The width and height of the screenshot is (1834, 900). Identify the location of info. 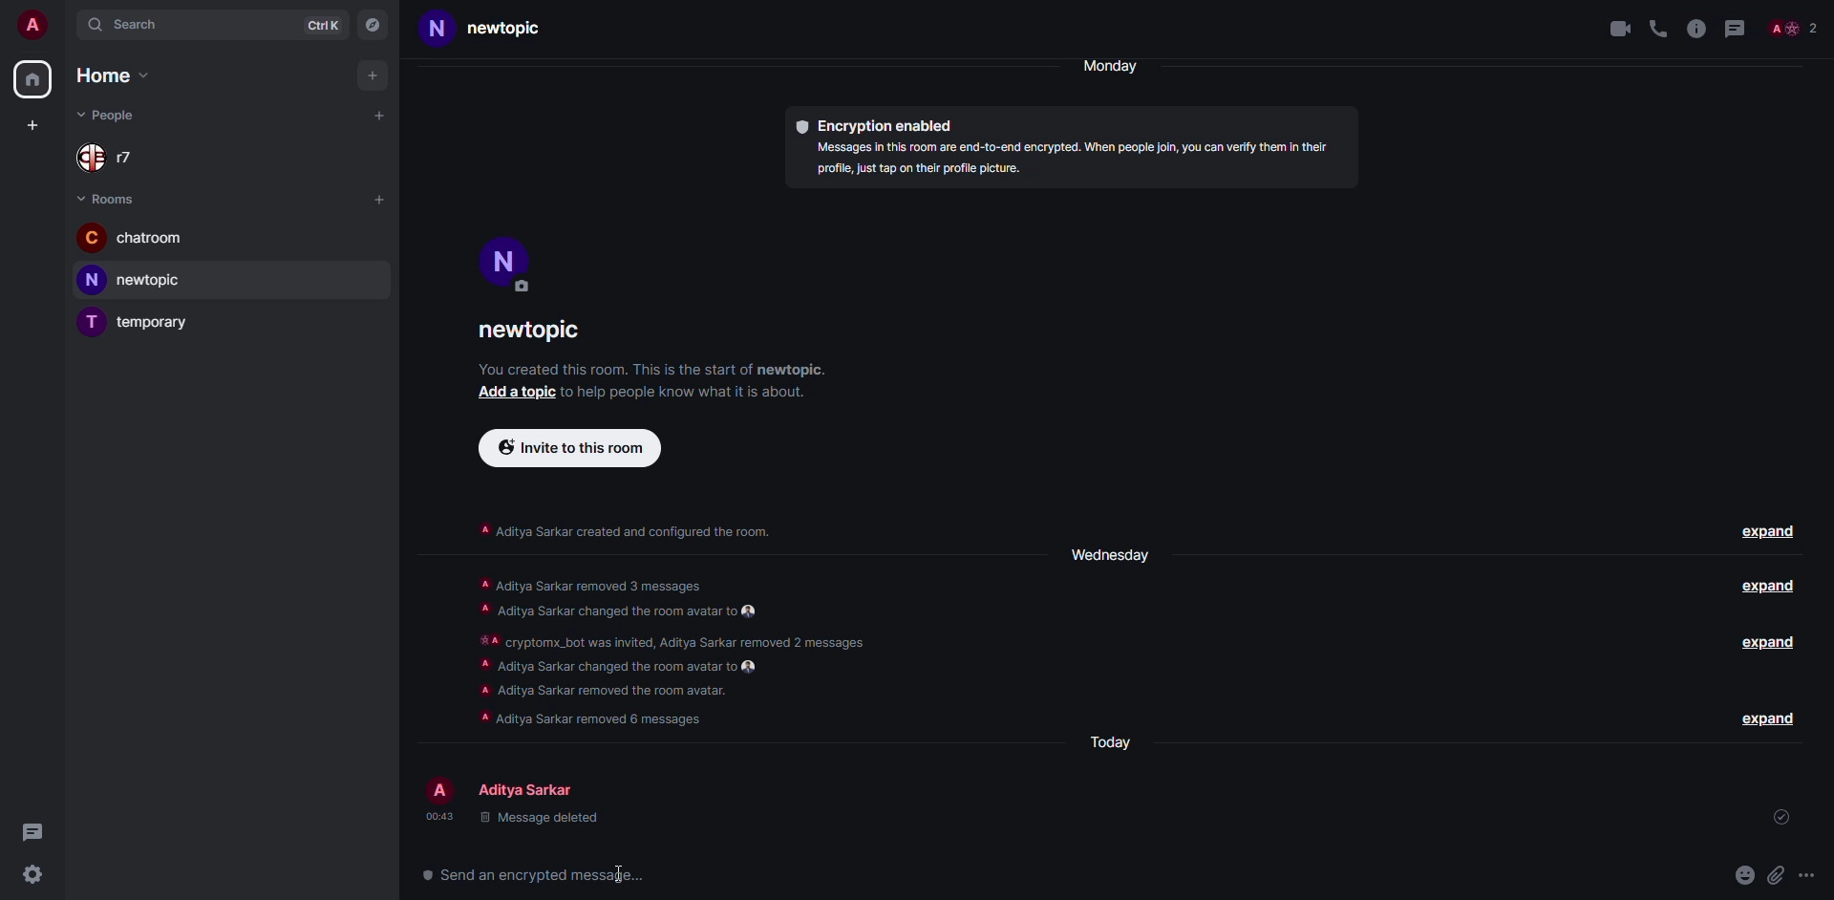
(651, 369).